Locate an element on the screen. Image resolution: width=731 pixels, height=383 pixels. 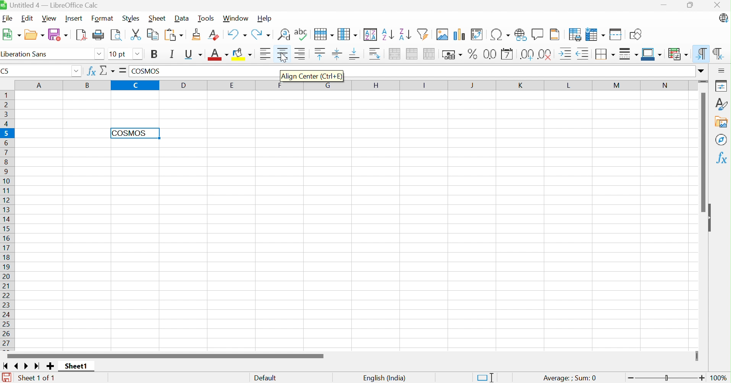
Align Top is located at coordinates (320, 53).